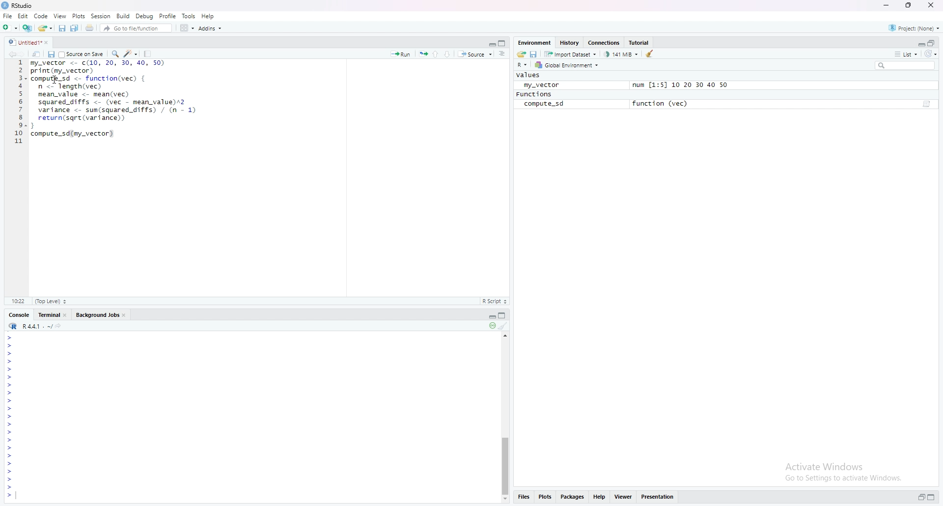  What do you see at coordinates (75, 28) in the screenshot?
I see `Save all open documents (Ctrl + Alt + S)` at bounding box center [75, 28].